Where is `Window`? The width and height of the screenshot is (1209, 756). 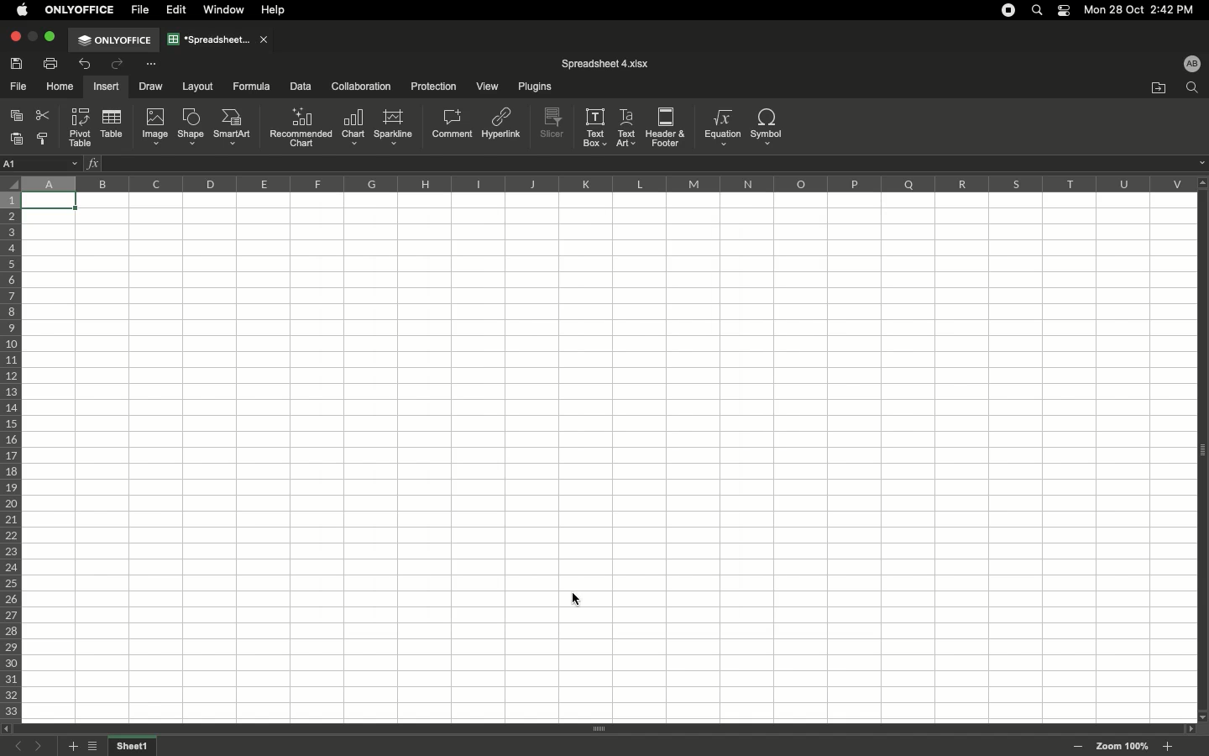 Window is located at coordinates (227, 10).